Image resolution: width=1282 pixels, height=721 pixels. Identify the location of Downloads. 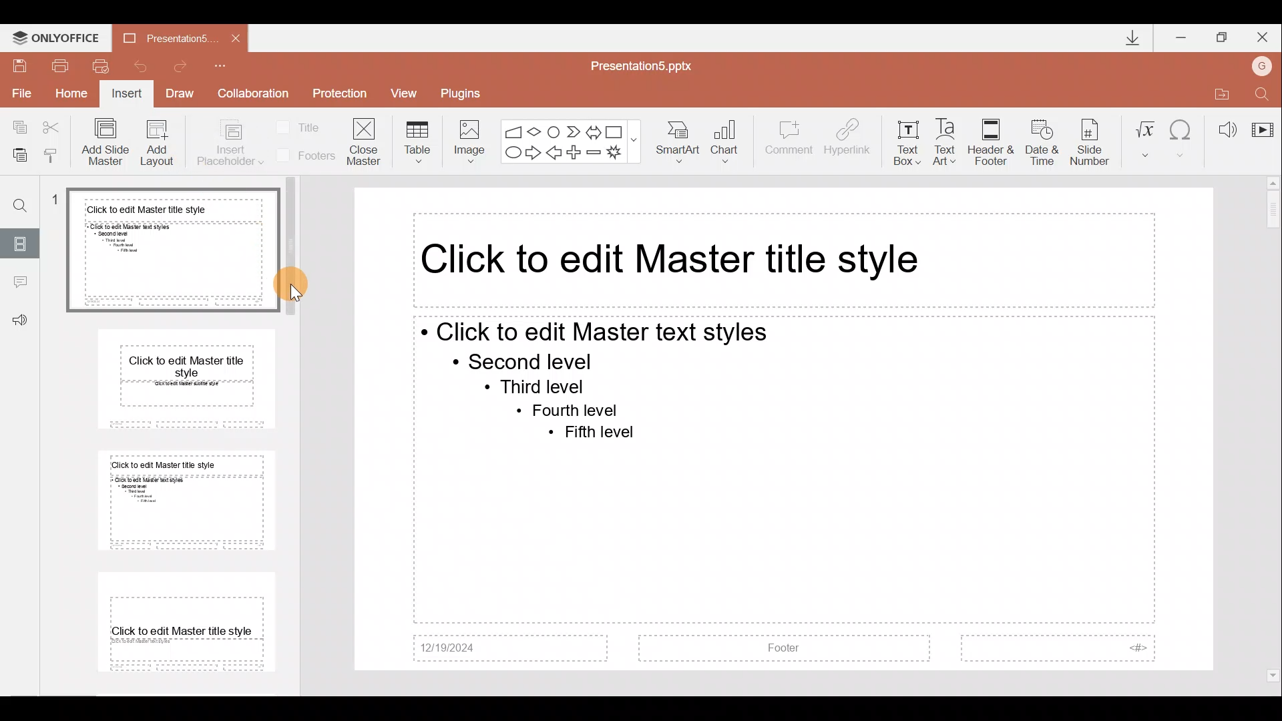
(1127, 37).